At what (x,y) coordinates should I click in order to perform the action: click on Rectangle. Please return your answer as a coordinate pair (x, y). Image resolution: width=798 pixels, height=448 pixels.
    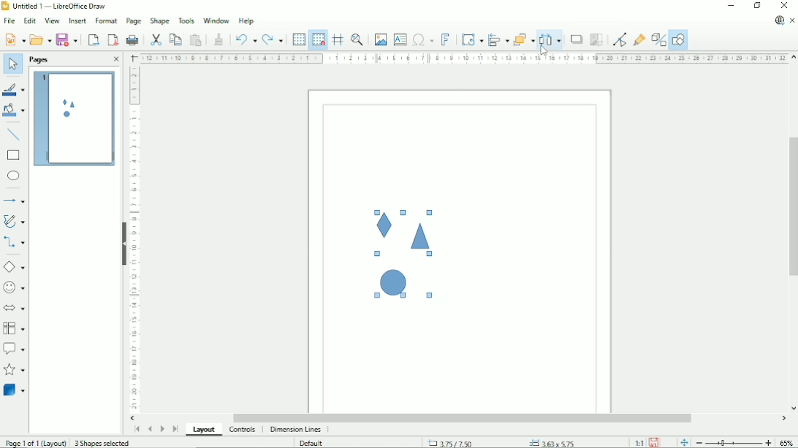
    Looking at the image, I should click on (14, 155).